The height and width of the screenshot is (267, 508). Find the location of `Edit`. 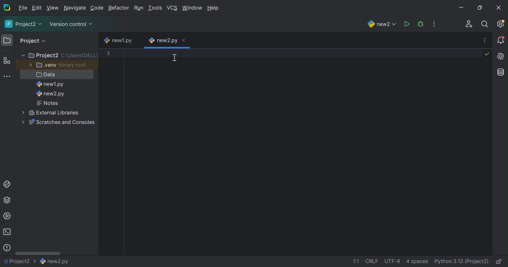

Edit is located at coordinates (53, 7).